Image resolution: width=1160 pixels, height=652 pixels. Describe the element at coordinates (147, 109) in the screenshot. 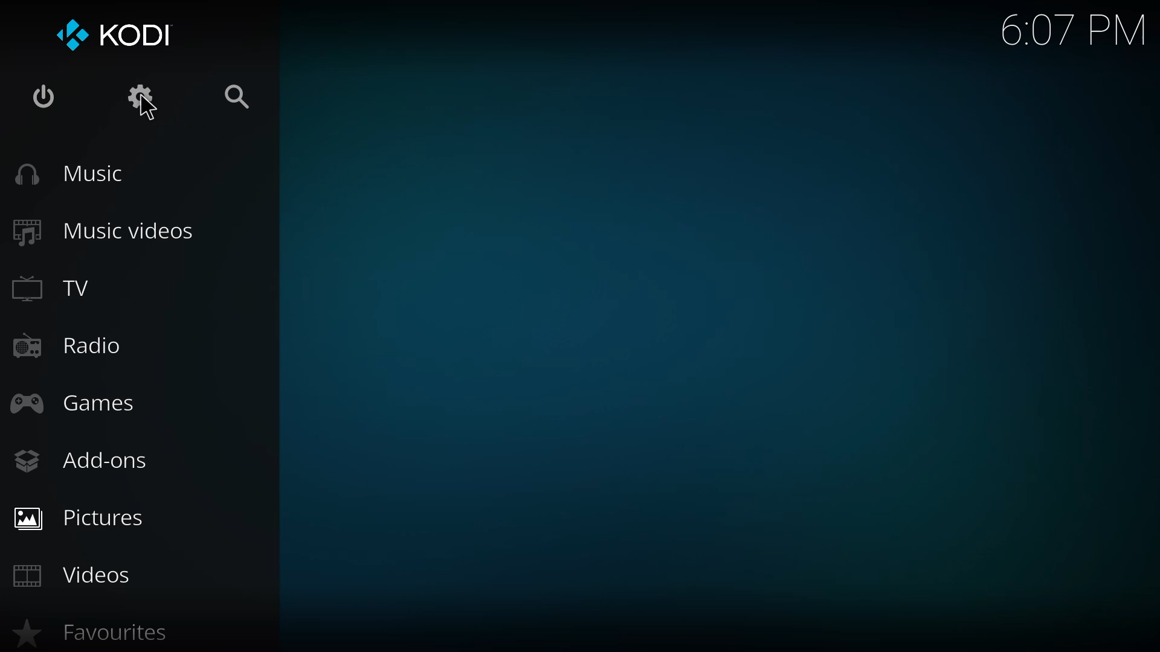

I see `cursor` at that location.